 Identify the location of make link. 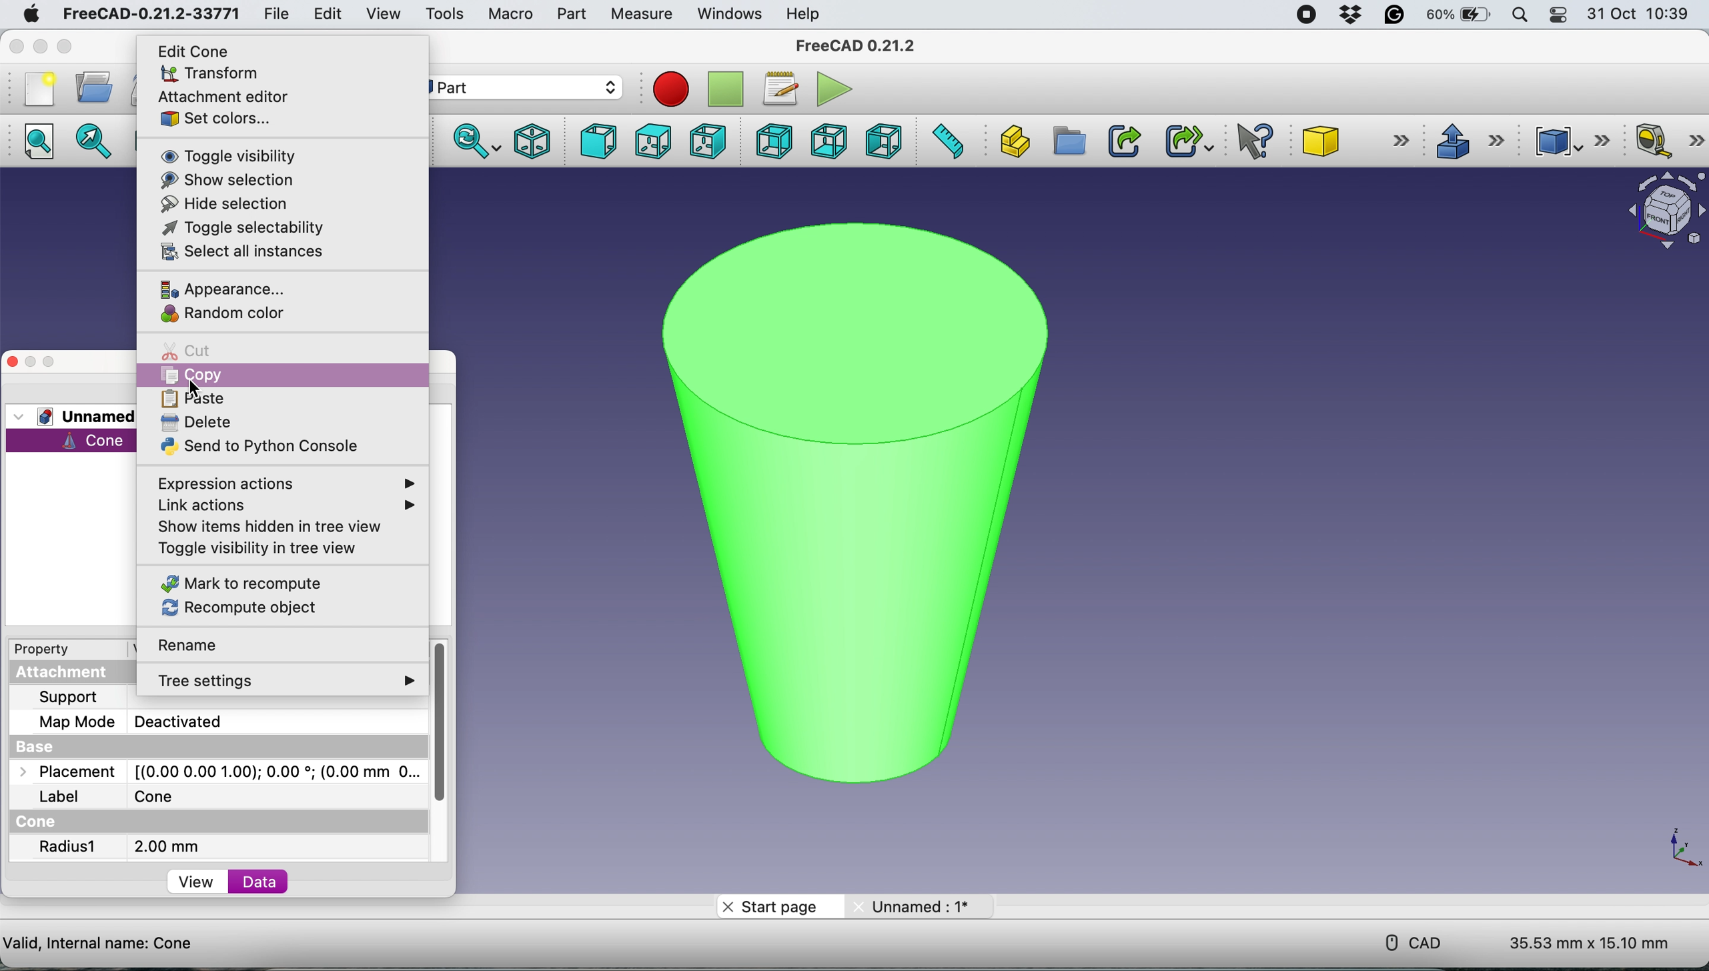
(1124, 140).